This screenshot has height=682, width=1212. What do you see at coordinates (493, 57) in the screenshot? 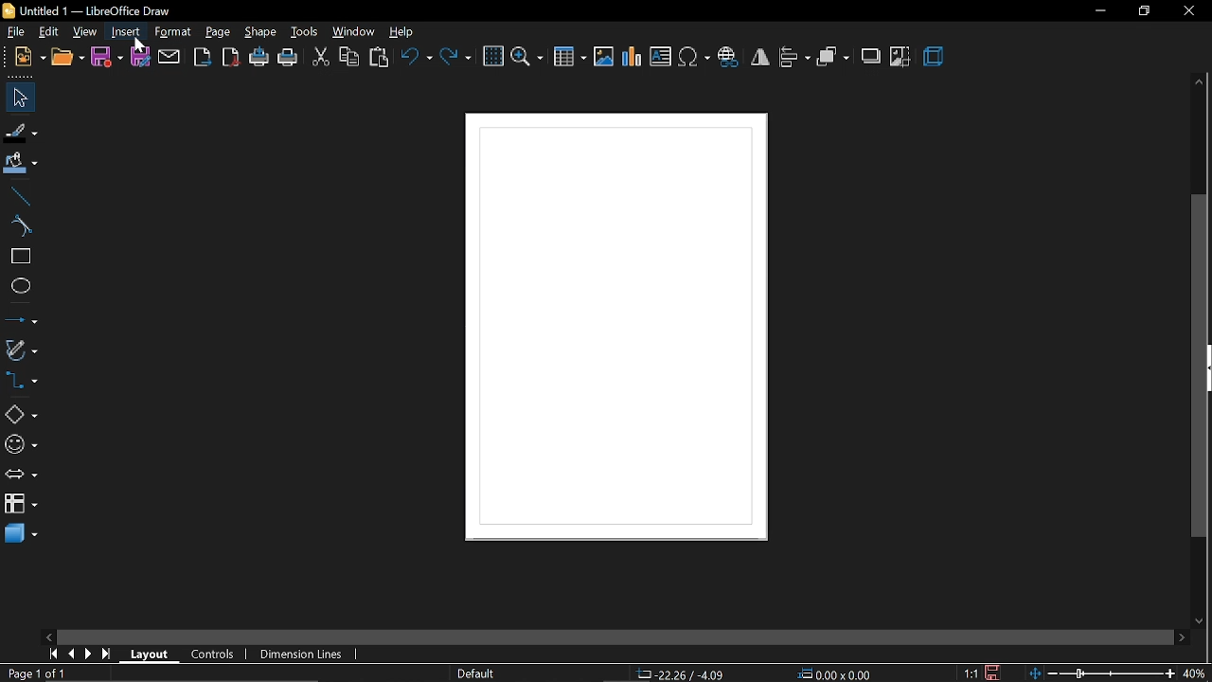
I see `grid` at bounding box center [493, 57].